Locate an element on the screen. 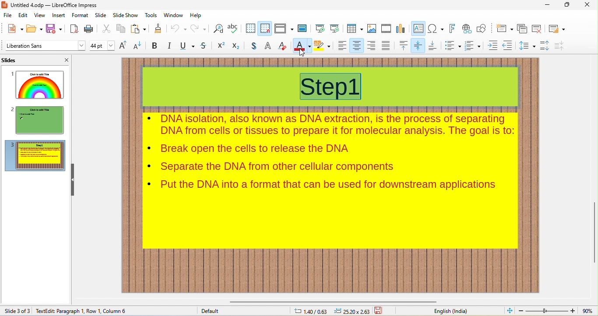 This screenshot has height=316, width=598. align top is located at coordinates (403, 46).